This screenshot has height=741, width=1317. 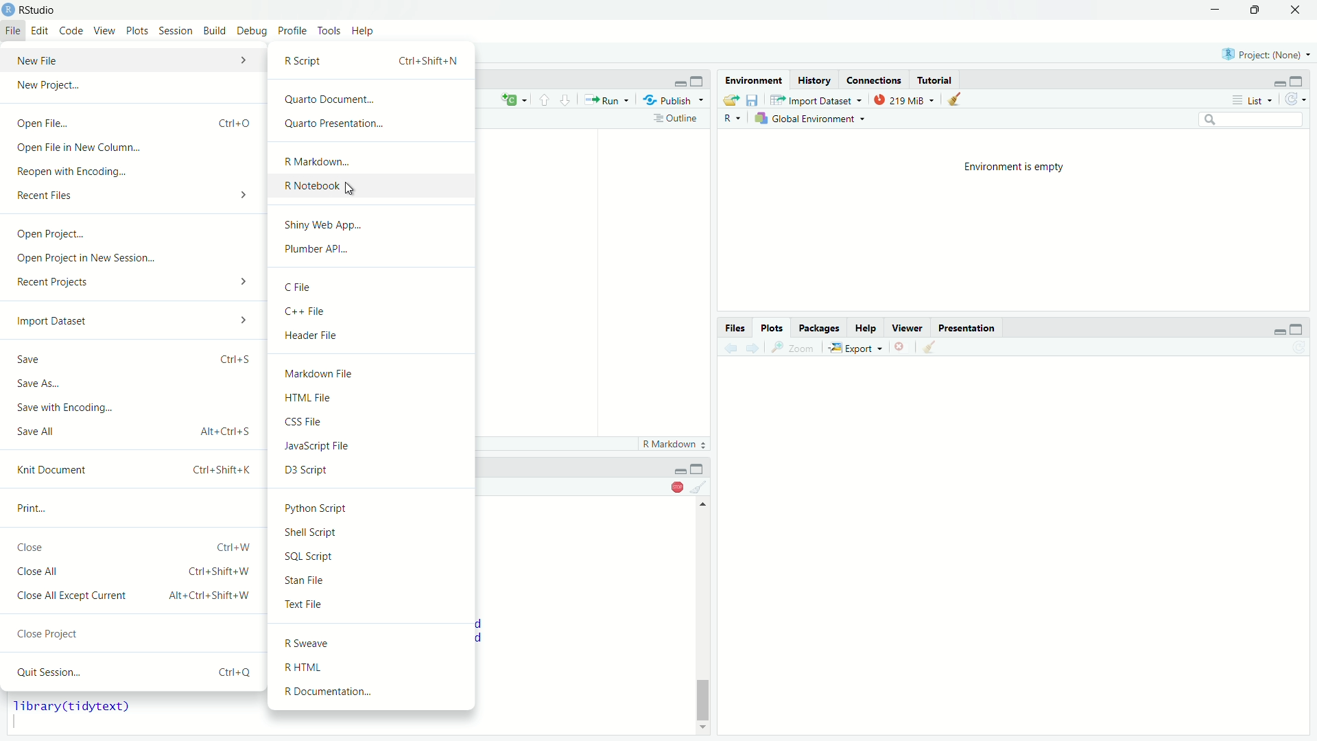 What do you see at coordinates (130, 406) in the screenshot?
I see `Save with Encoding.` at bounding box center [130, 406].